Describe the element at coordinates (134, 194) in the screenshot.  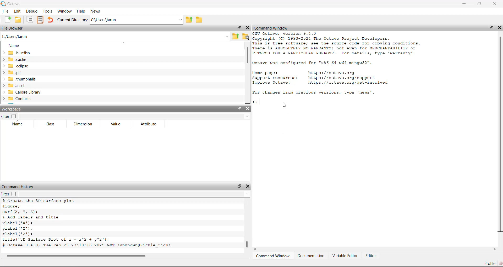
I see `Dropdown` at that location.